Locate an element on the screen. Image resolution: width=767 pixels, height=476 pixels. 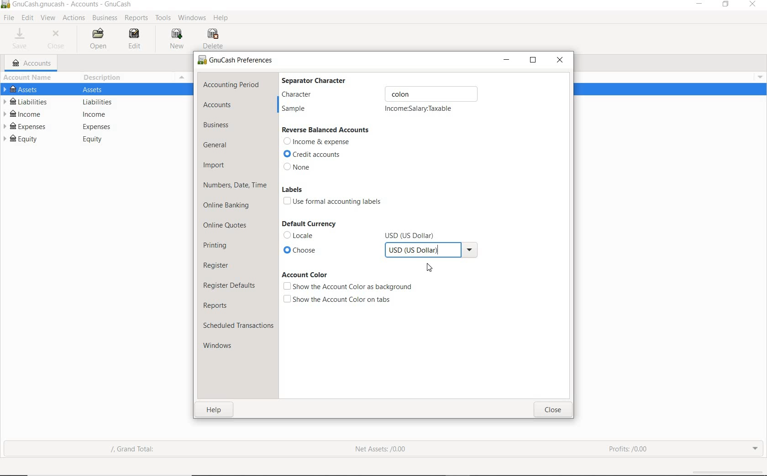
OPEN is located at coordinates (100, 39).